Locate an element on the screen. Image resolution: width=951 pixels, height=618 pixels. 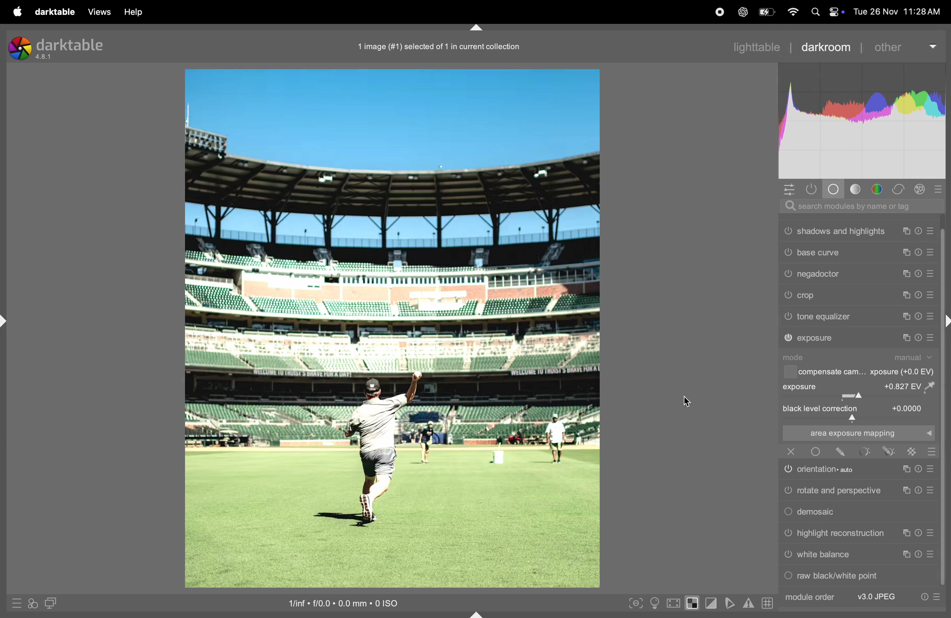
expand or collapse  is located at coordinates (477, 613).